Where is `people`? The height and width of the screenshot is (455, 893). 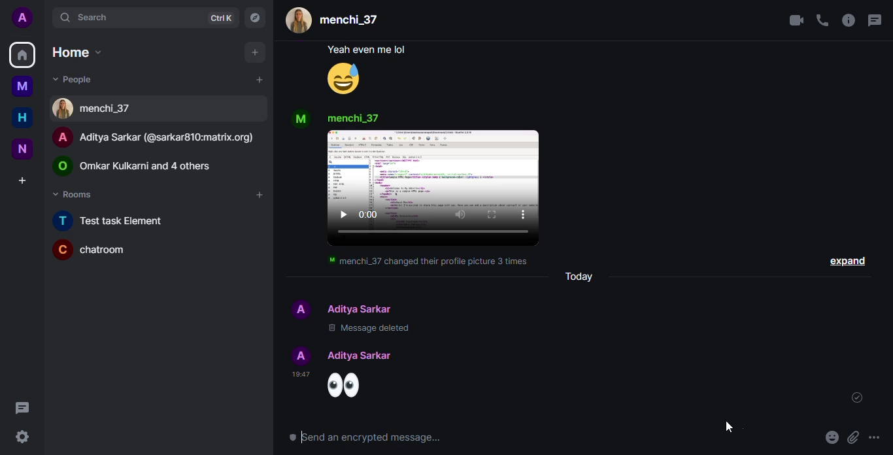 people is located at coordinates (336, 20).